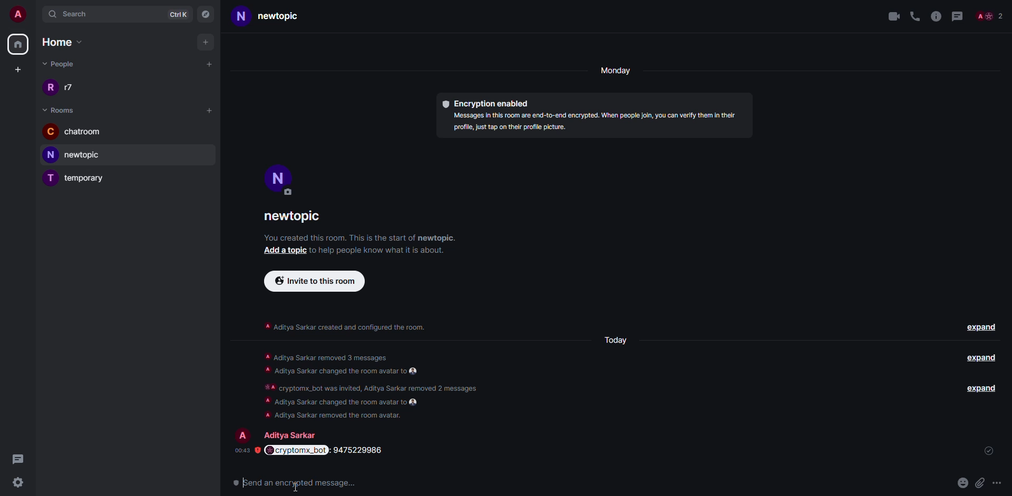  What do you see at coordinates (892, 16) in the screenshot?
I see `video call` at bounding box center [892, 16].